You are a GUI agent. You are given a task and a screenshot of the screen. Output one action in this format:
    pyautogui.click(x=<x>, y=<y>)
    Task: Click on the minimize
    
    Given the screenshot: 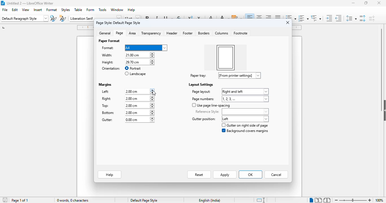 What is the action you would take?
    pyautogui.click(x=354, y=3)
    